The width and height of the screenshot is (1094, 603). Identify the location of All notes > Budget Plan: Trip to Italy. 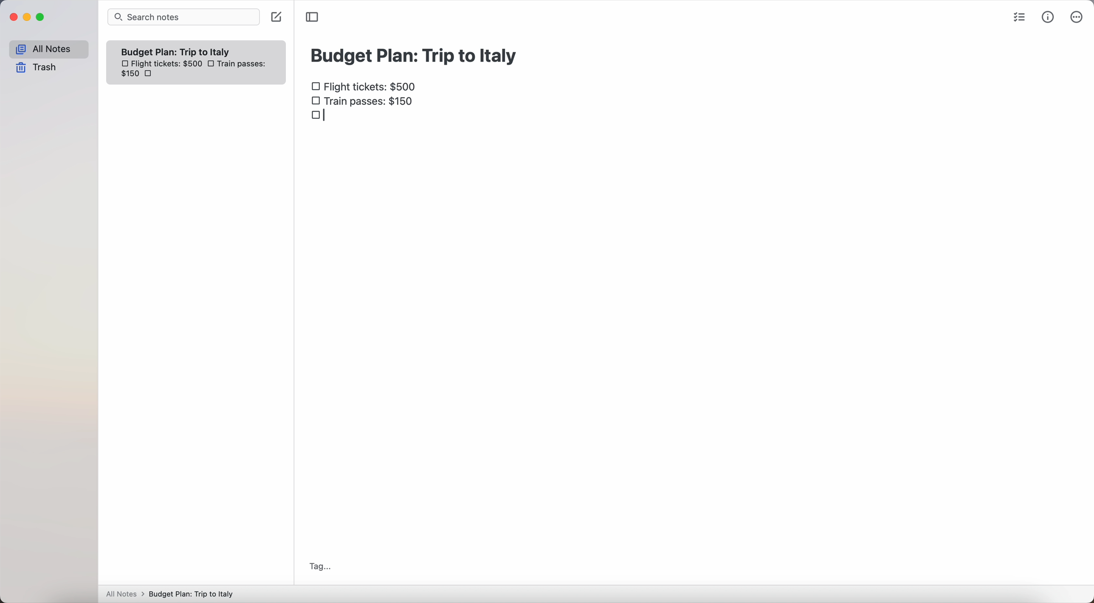
(174, 594).